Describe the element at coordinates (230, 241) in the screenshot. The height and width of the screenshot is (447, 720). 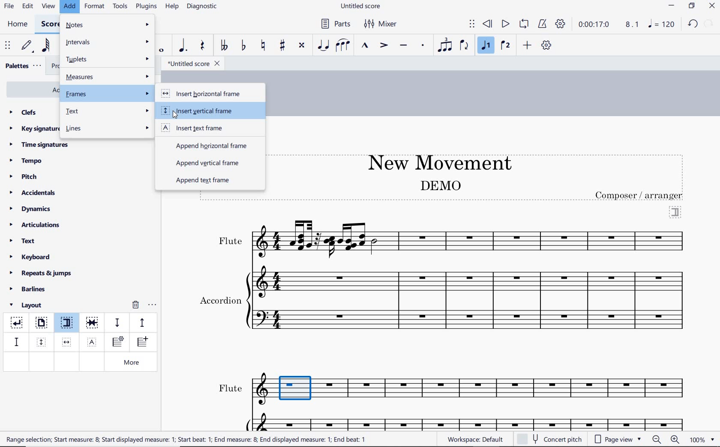
I see `text` at that location.